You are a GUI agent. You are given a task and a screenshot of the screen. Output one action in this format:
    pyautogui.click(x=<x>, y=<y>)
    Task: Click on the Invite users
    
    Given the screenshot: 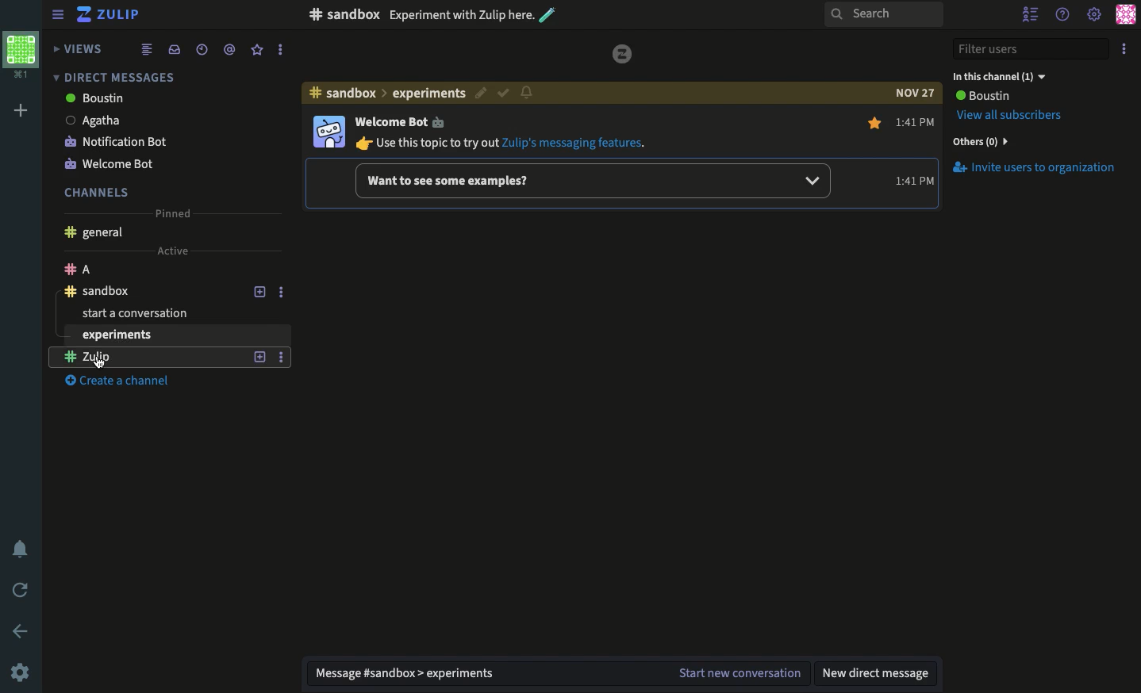 What is the action you would take?
    pyautogui.click(x=1033, y=167)
    